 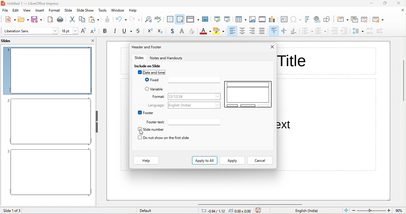 I want to click on font color, so click(x=205, y=32).